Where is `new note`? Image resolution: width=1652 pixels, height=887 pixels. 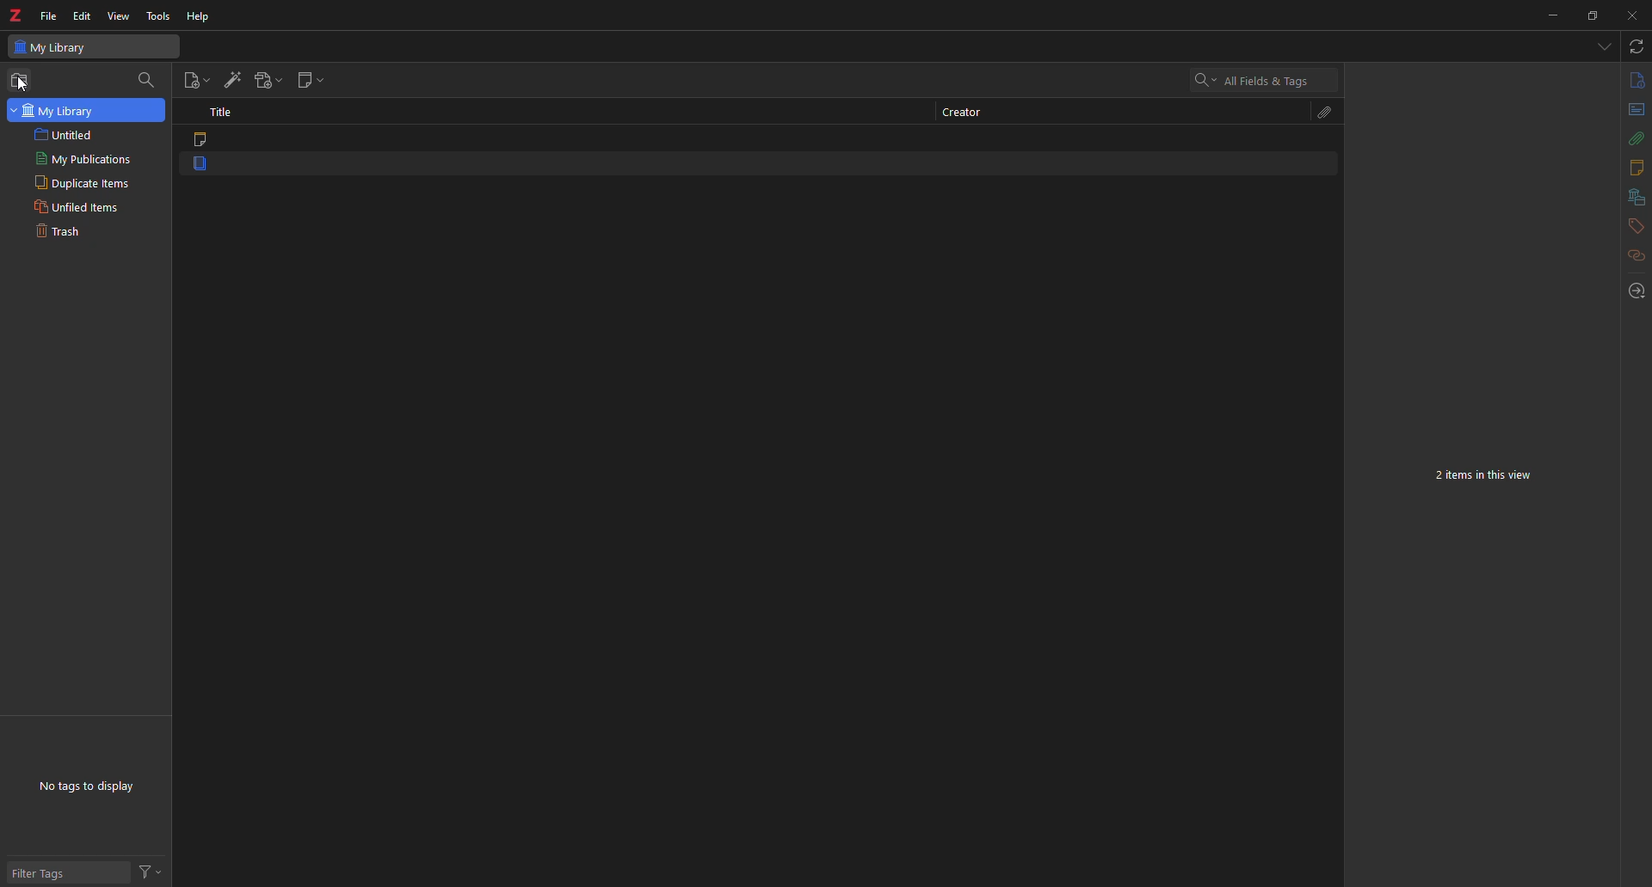
new note is located at coordinates (311, 80).